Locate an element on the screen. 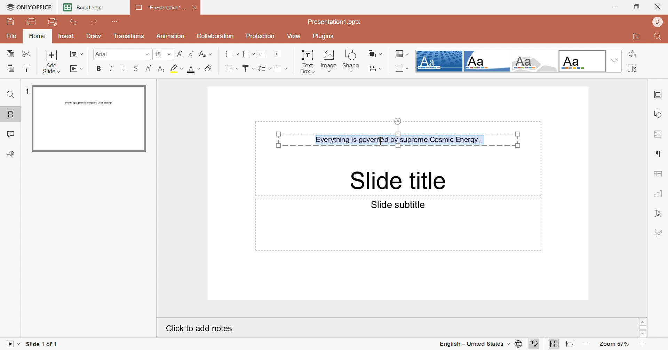  Change slide layout is located at coordinates (77, 53).